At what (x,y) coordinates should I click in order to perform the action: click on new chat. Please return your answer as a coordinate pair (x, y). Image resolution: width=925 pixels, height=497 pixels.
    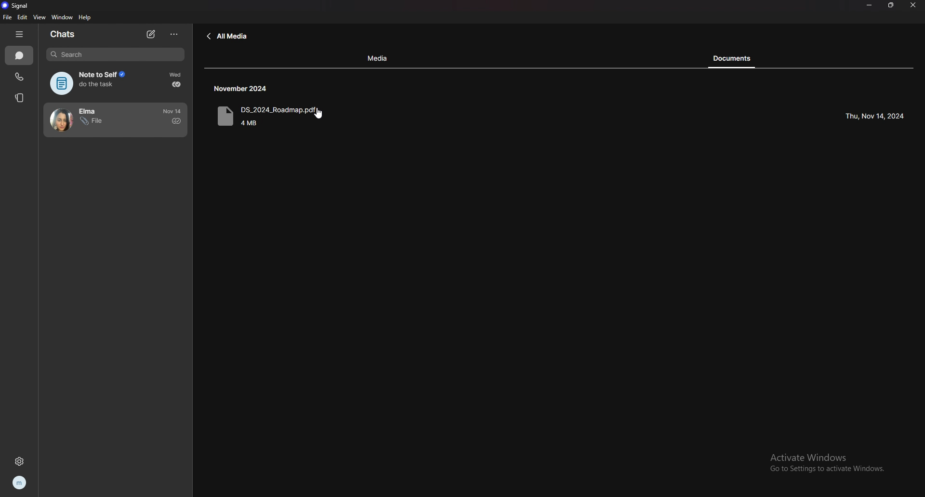
    Looking at the image, I should click on (151, 34).